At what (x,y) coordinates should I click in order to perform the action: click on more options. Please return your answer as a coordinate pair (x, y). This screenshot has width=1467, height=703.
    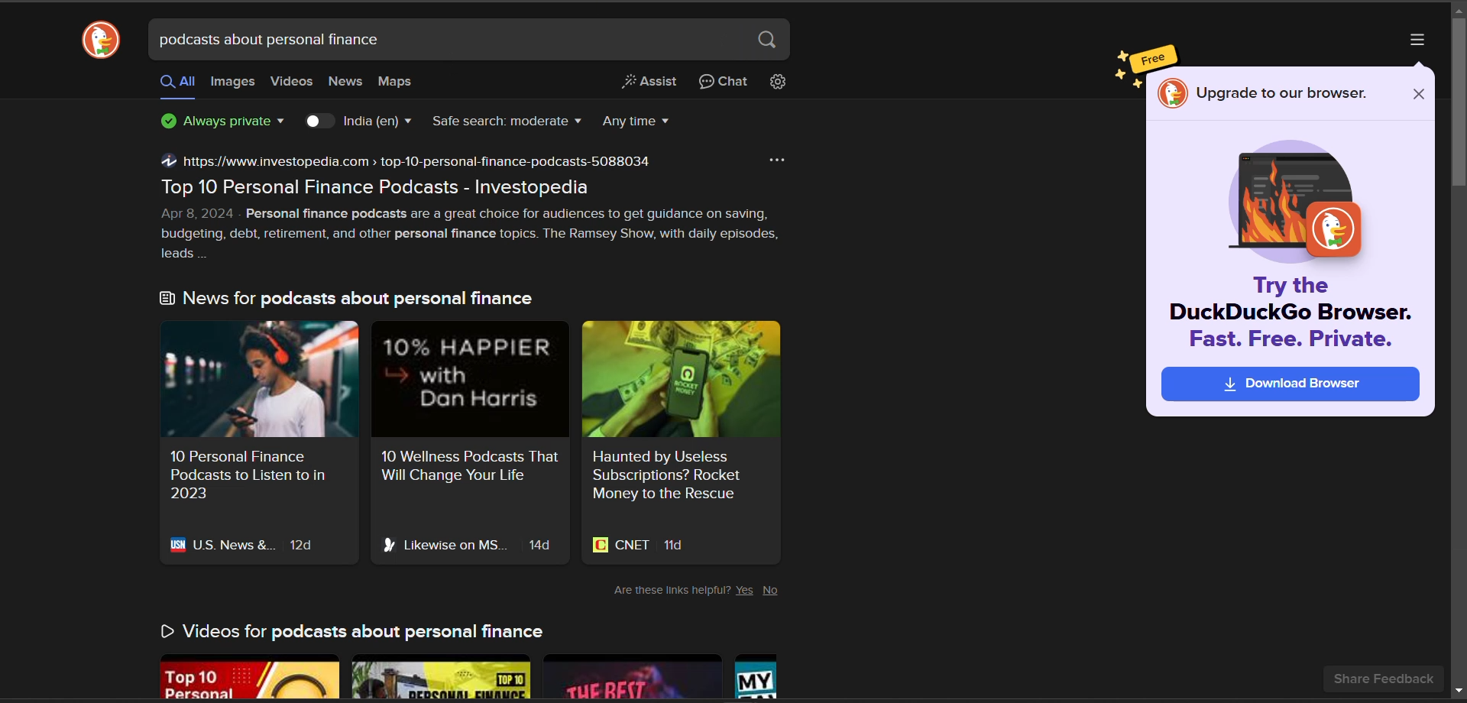
    Looking at the image, I should click on (1418, 41).